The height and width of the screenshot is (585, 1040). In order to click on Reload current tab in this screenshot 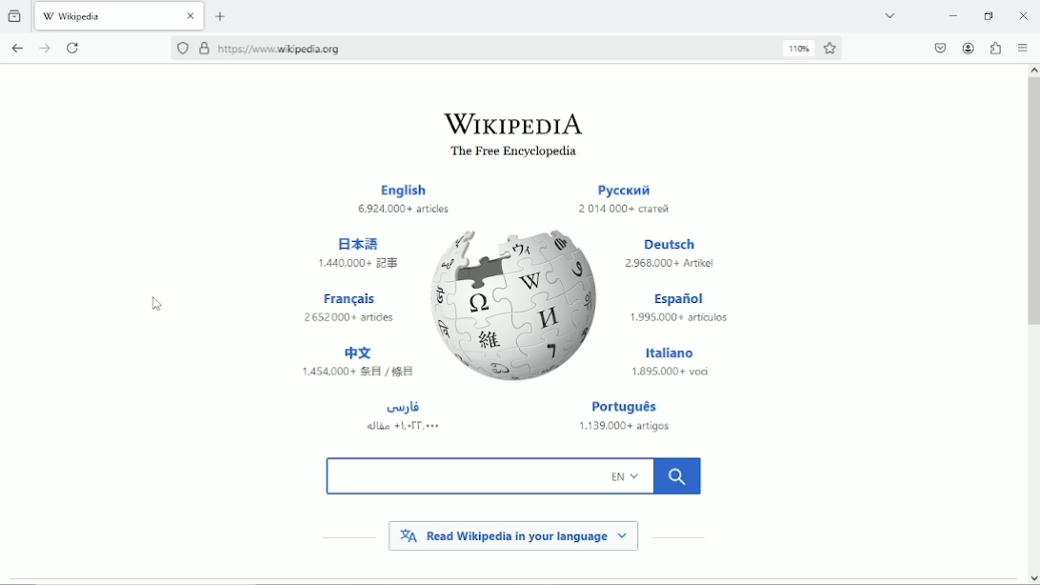, I will do `click(73, 48)`.